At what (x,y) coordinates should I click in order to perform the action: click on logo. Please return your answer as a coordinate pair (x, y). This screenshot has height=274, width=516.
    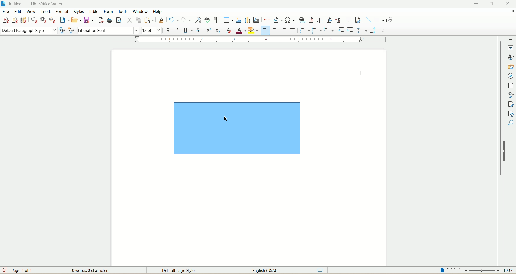
    Looking at the image, I should click on (3, 4).